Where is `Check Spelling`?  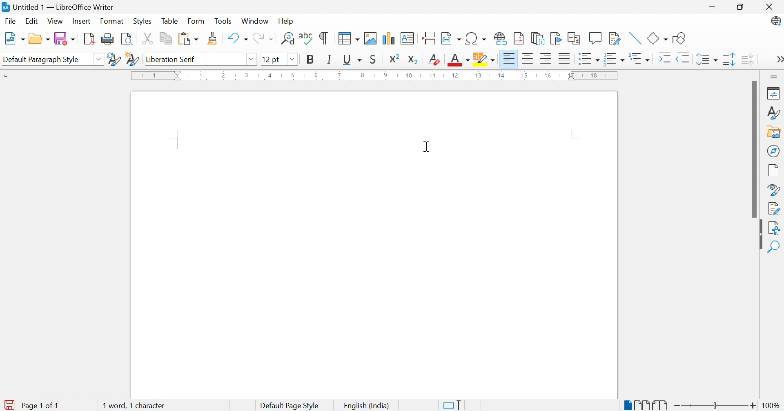
Check Spelling is located at coordinates (305, 39).